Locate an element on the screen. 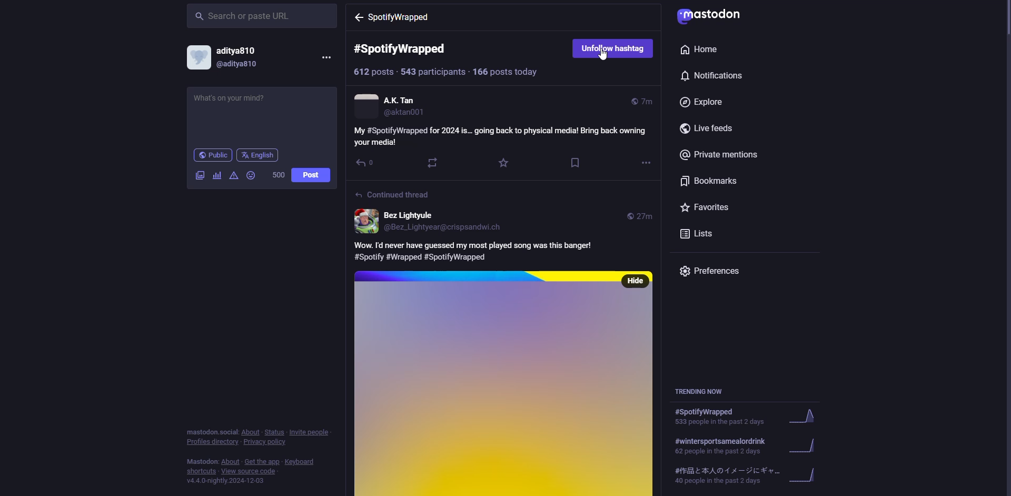  account is located at coordinates (392, 107).